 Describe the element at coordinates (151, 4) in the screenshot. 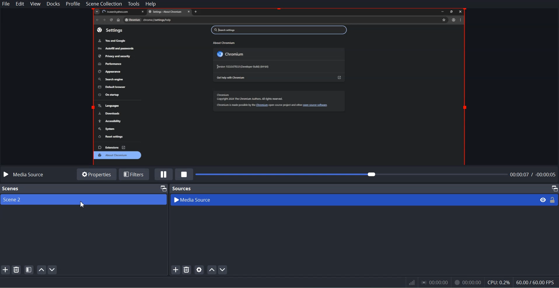

I see `Help` at that location.